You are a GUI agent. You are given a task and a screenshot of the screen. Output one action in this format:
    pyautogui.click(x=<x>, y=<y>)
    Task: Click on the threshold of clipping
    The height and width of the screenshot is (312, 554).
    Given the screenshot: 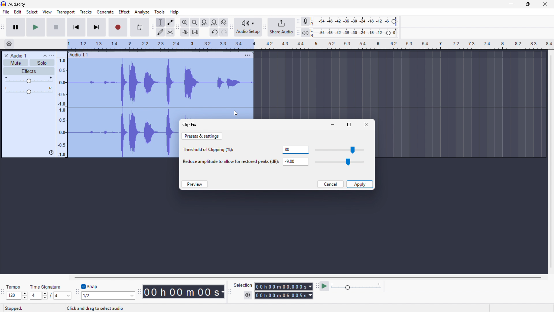 What is the action you would take?
    pyautogui.click(x=211, y=150)
    